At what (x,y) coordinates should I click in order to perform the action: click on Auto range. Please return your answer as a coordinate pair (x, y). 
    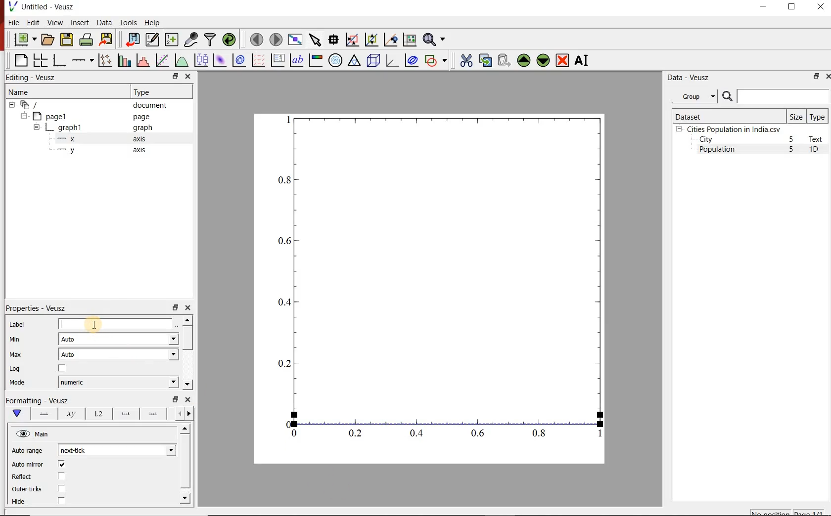
    Looking at the image, I should click on (28, 451).